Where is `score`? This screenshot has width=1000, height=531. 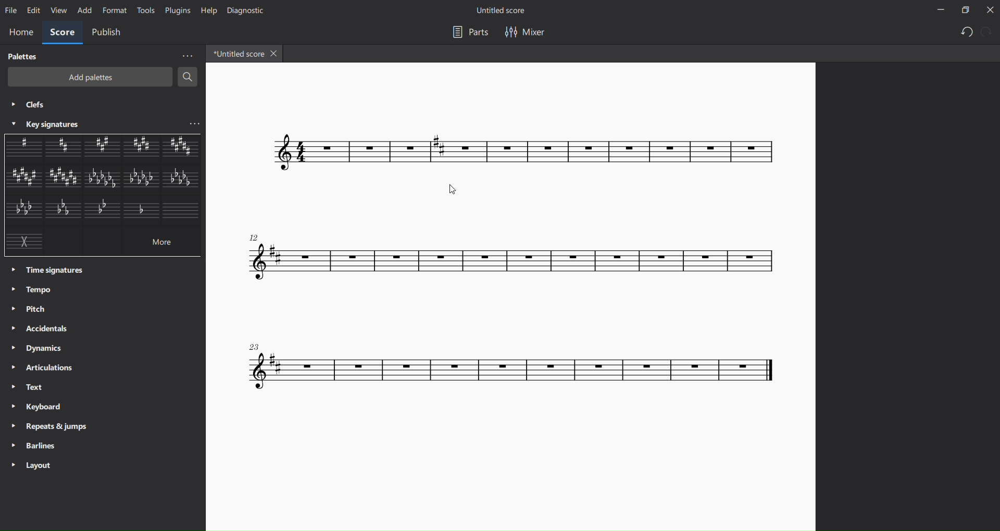
score is located at coordinates (61, 32).